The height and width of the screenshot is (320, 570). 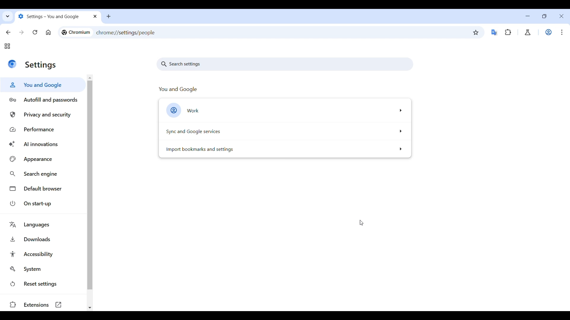 What do you see at coordinates (59, 17) in the screenshot?
I see `settings- you and google` at bounding box center [59, 17].